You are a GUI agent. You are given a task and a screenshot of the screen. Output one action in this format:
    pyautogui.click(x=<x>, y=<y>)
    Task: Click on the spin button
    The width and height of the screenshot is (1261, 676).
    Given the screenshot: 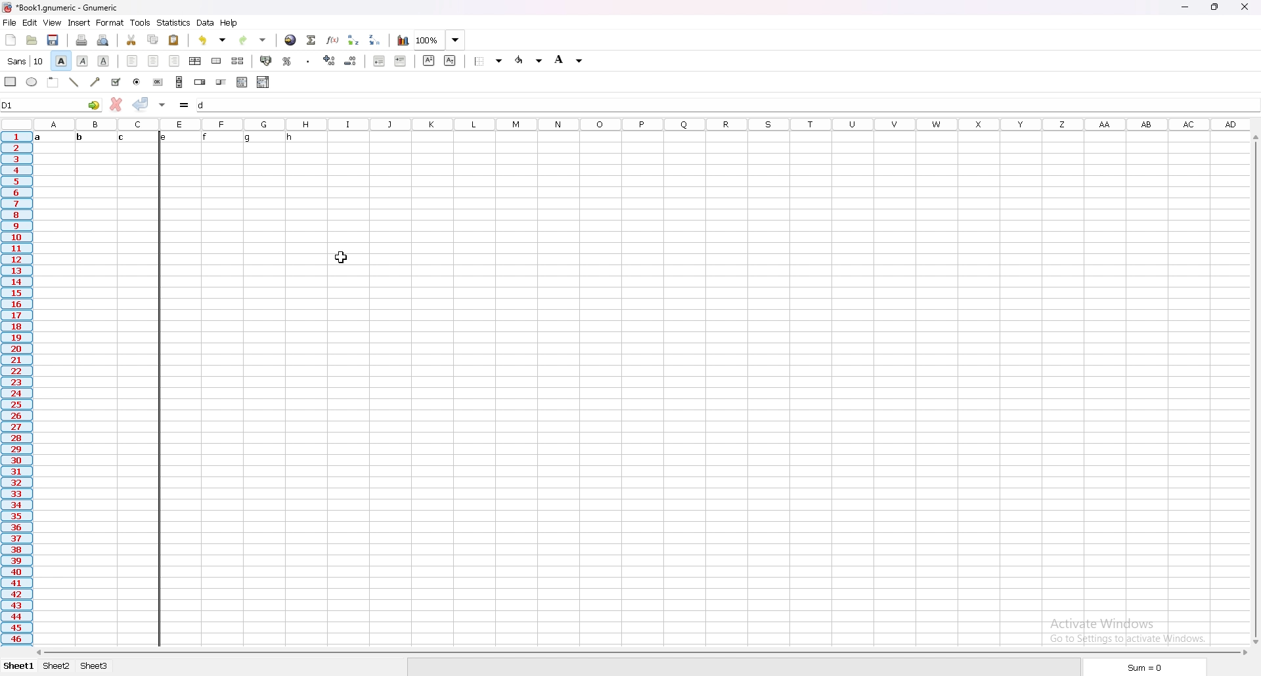 What is the action you would take?
    pyautogui.click(x=201, y=82)
    